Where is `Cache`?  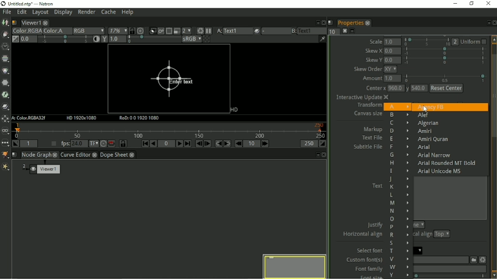 Cache is located at coordinates (108, 12).